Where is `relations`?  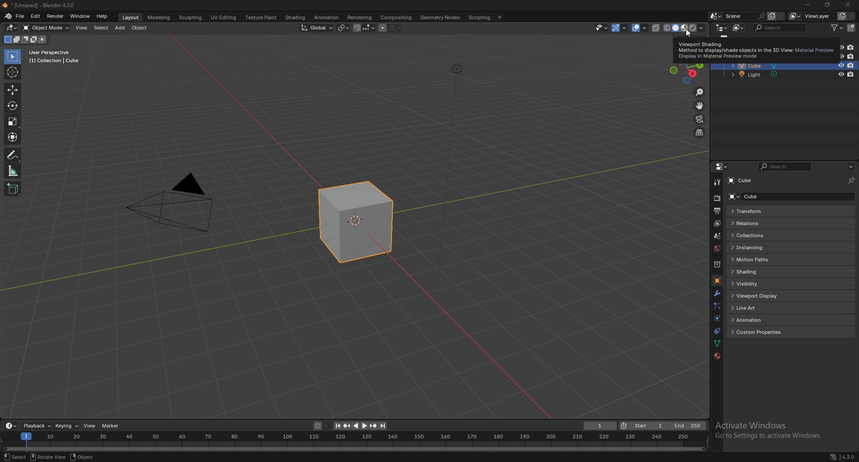 relations is located at coordinates (775, 223).